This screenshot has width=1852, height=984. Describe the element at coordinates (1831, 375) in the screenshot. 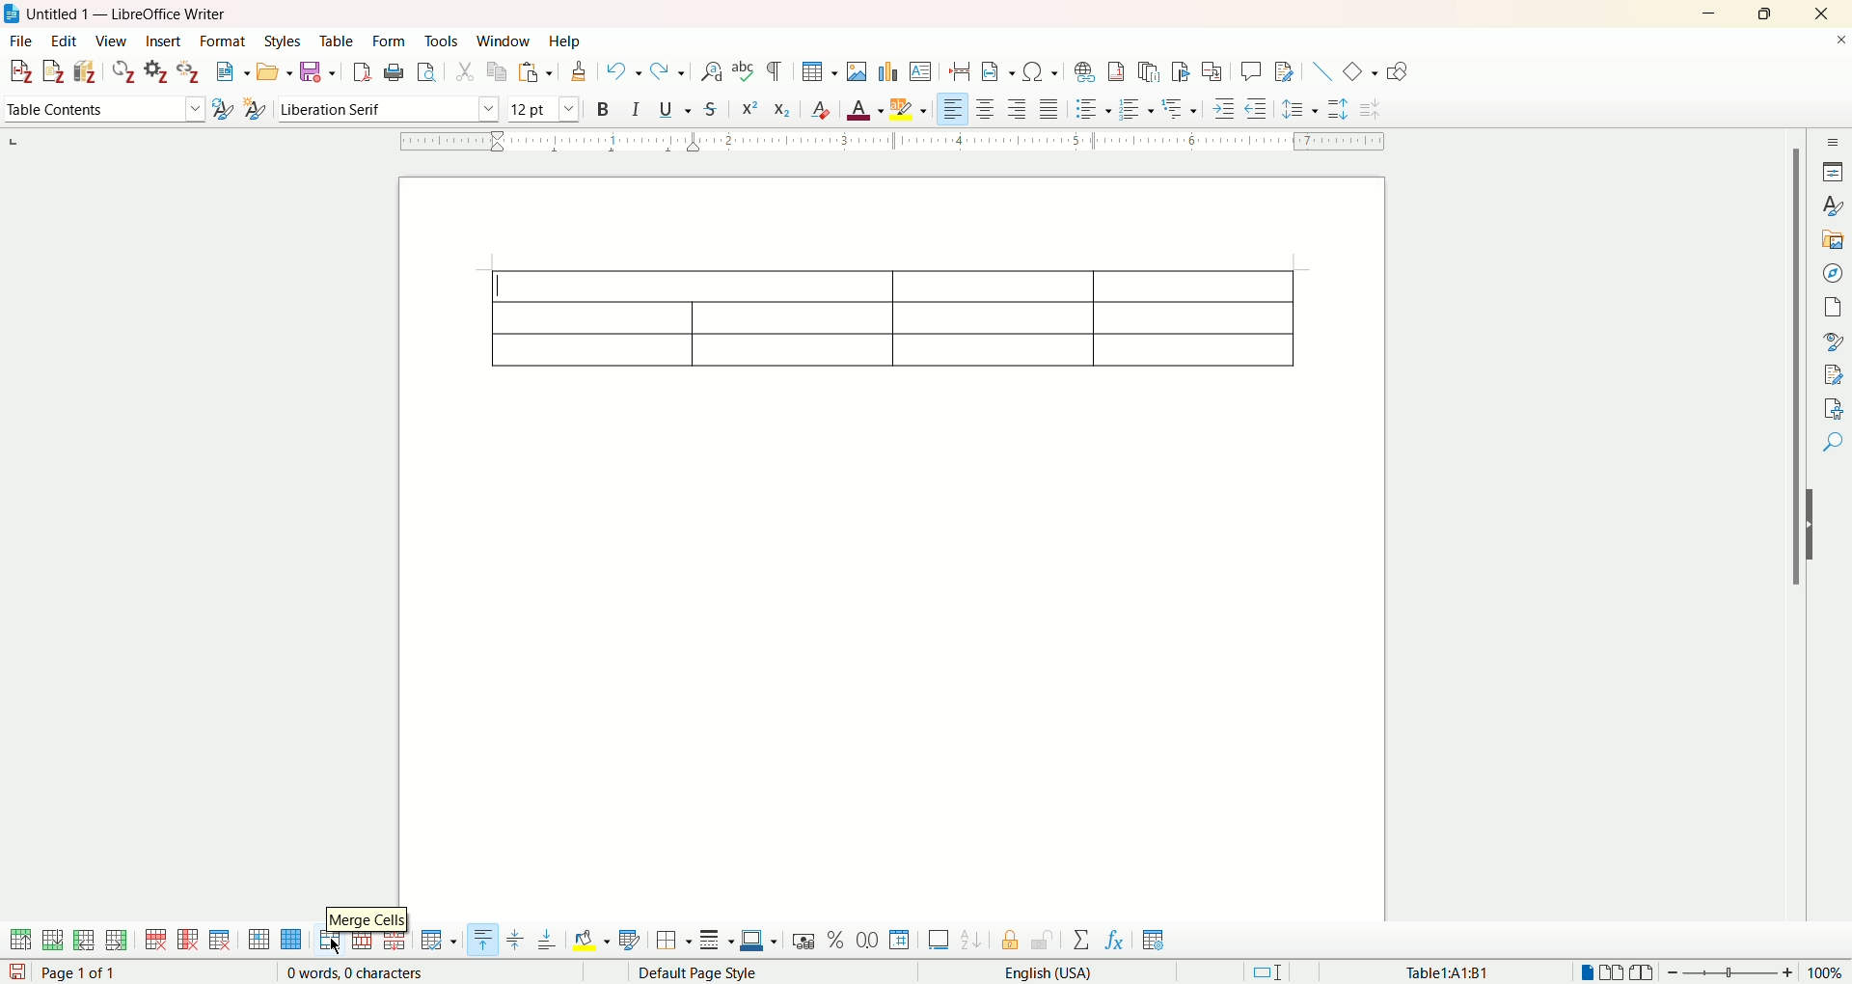

I see `manage changes` at that location.